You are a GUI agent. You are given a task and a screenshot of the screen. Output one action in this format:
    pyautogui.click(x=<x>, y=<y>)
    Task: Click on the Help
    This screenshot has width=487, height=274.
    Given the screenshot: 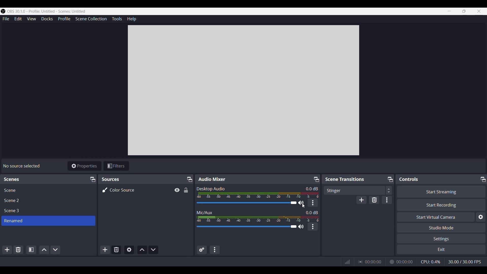 What is the action you would take?
    pyautogui.click(x=132, y=19)
    